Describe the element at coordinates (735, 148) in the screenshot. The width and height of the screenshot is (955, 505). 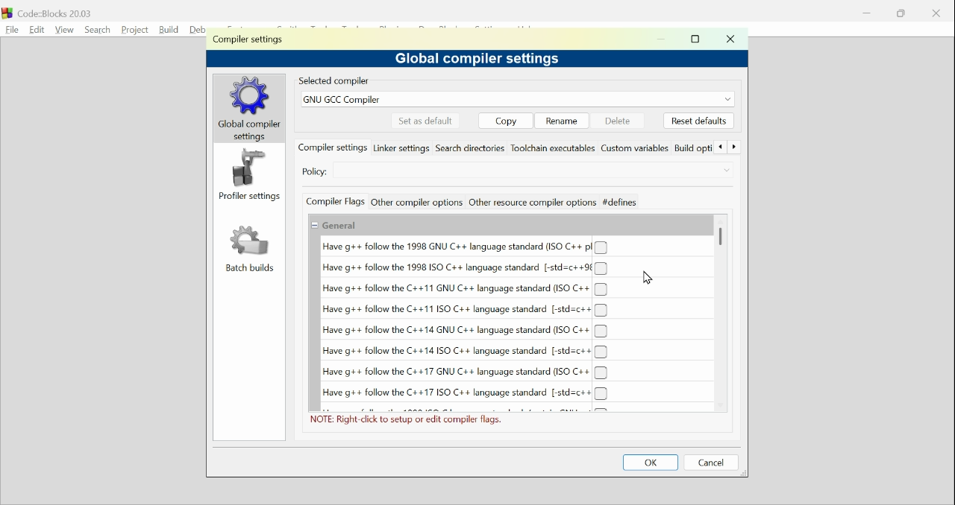
I see `Forward` at that location.